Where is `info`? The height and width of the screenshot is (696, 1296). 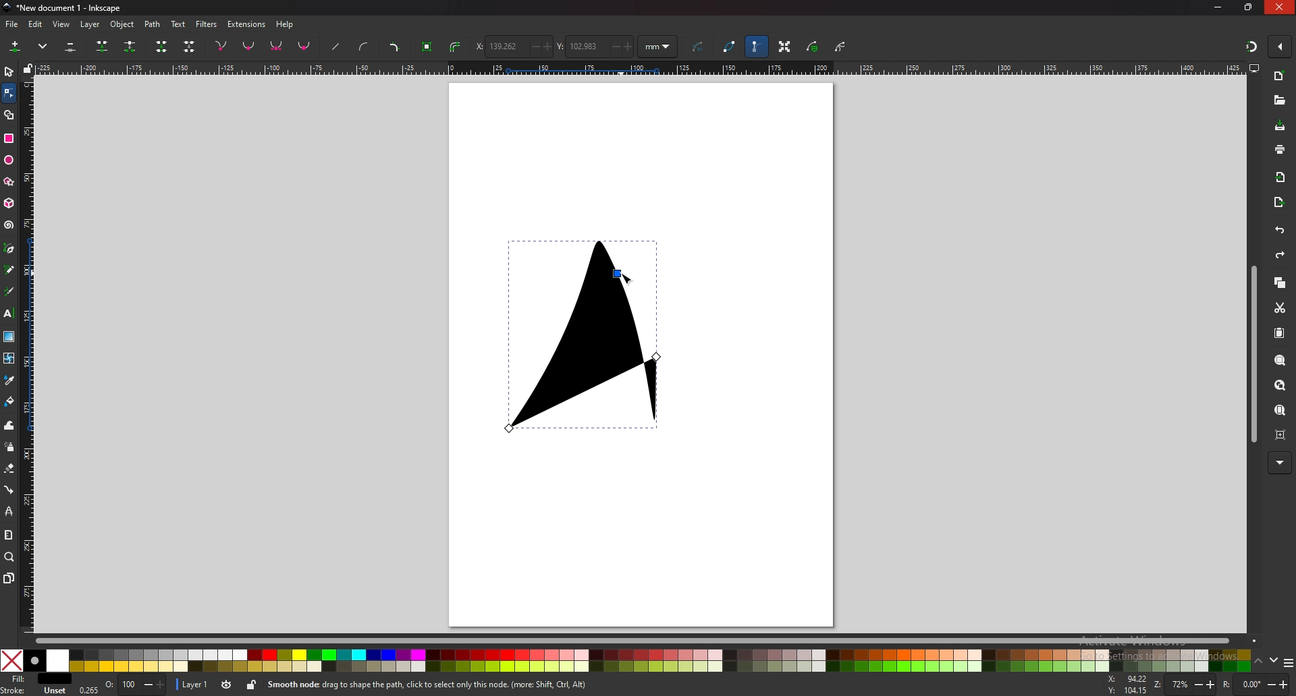 info is located at coordinates (458, 685).